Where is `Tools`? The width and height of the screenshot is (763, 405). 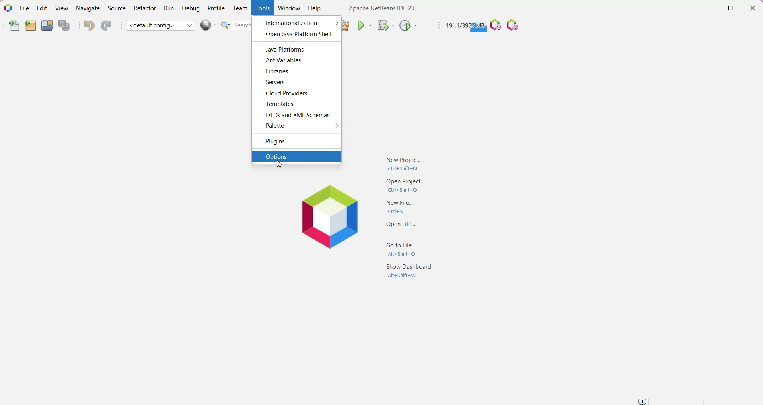
Tools is located at coordinates (262, 9).